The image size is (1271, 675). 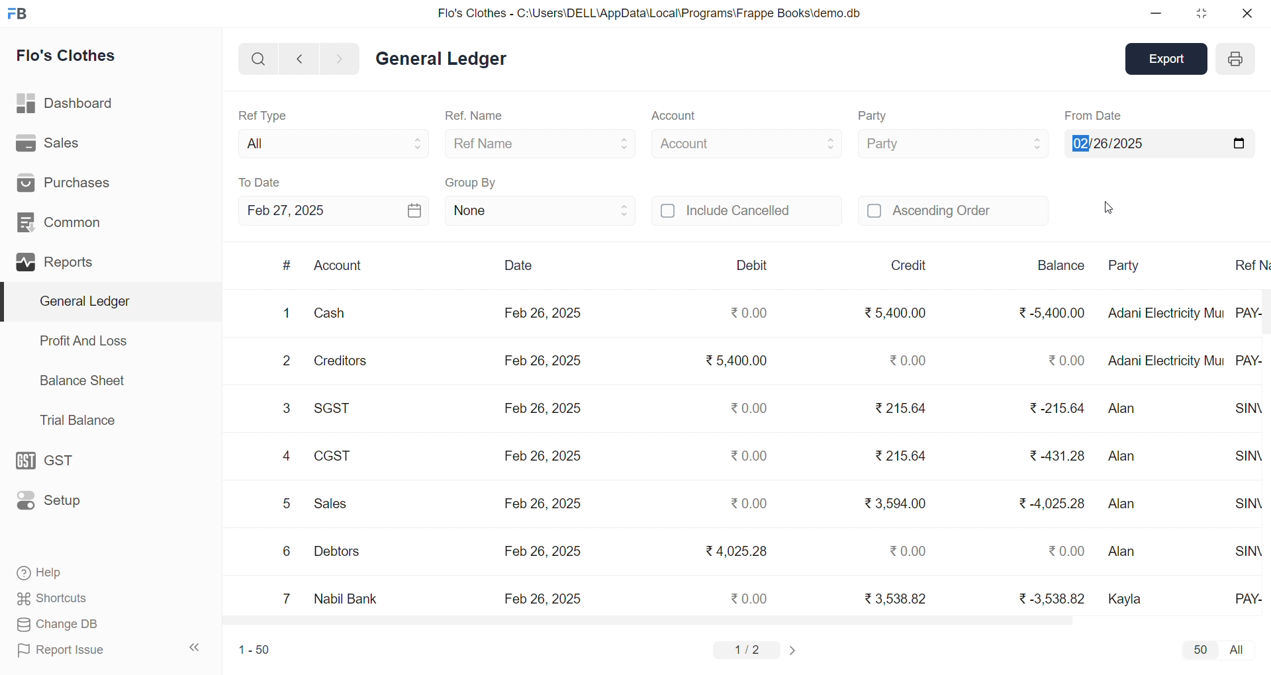 What do you see at coordinates (1165, 312) in the screenshot?
I see `Adani Electricity Mui..` at bounding box center [1165, 312].